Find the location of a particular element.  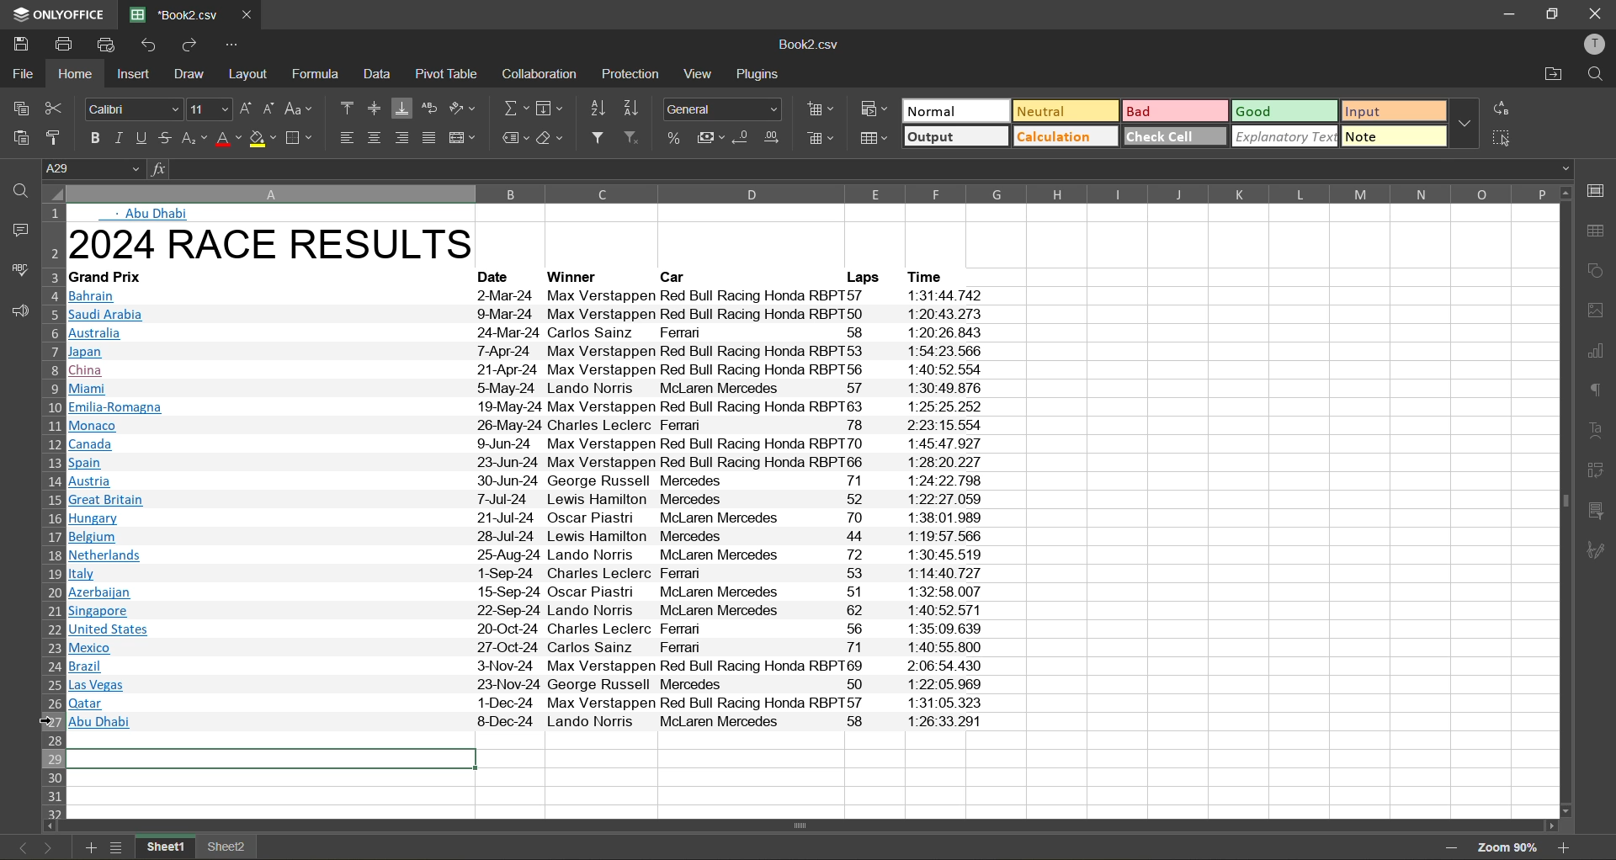

Abu Dhabi is located at coordinates (151, 215).